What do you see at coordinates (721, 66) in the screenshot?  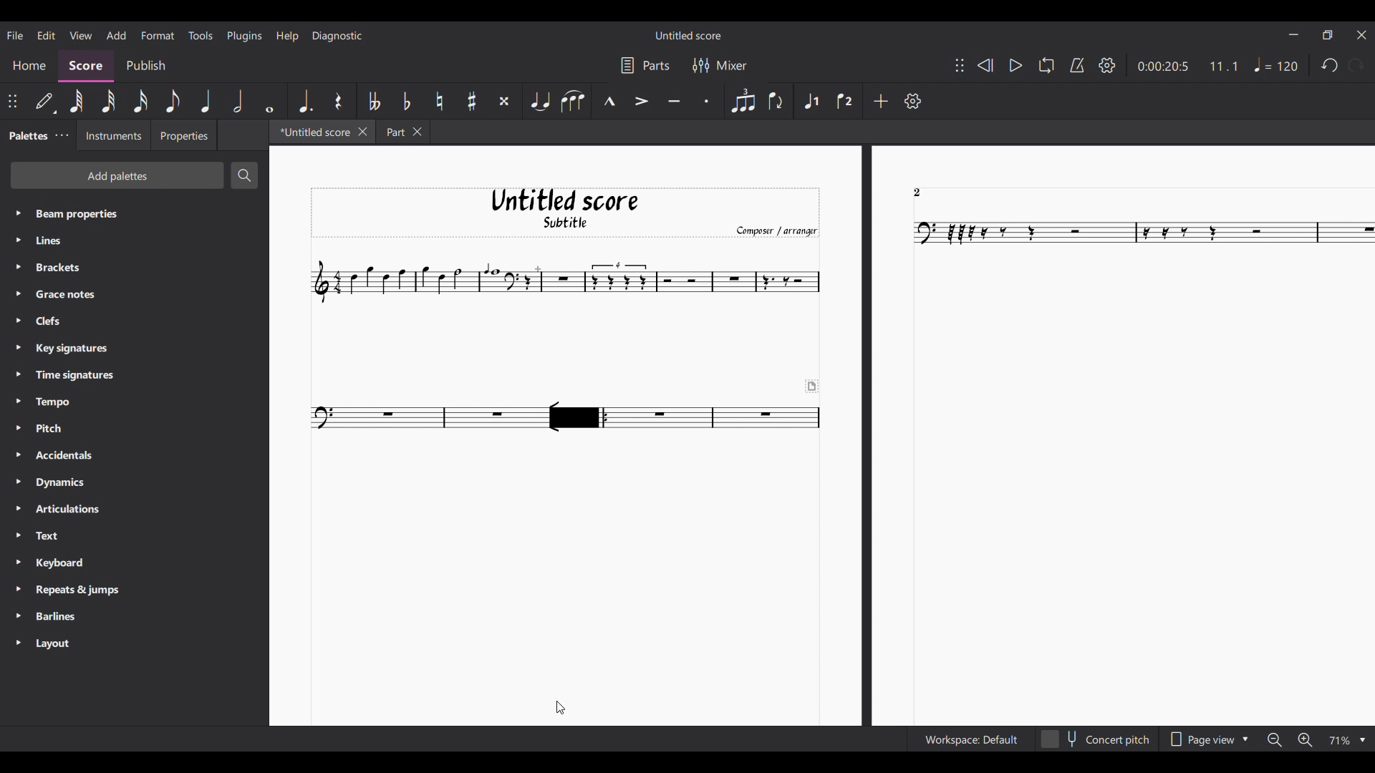 I see `Mixer settings` at bounding box center [721, 66].